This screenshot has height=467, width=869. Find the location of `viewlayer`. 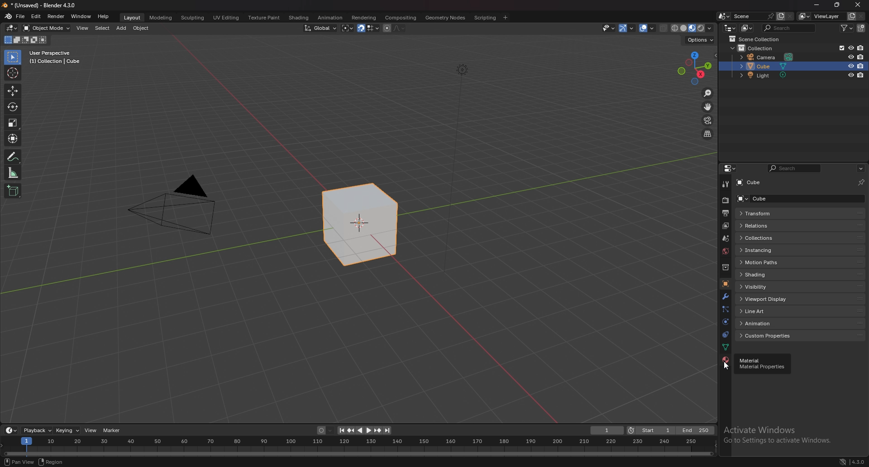

viewlayer is located at coordinates (726, 226).